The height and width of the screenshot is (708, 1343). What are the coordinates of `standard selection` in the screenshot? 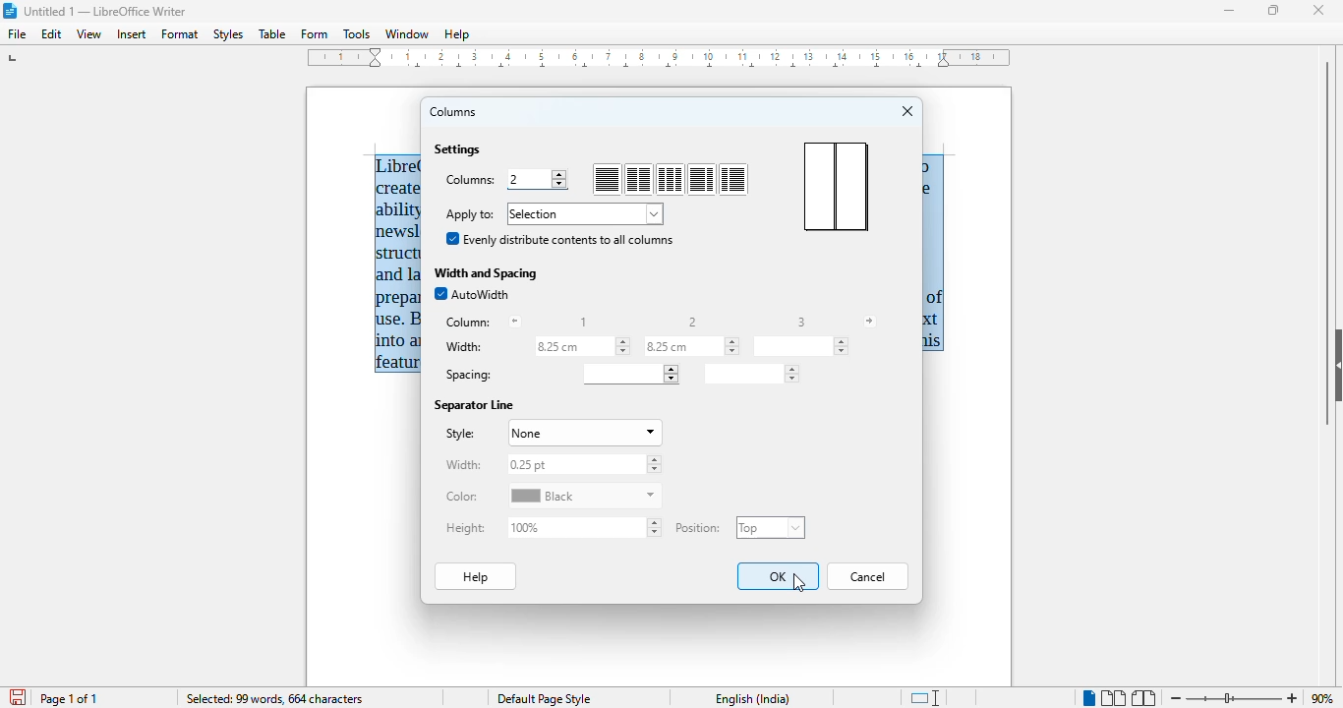 It's located at (927, 697).